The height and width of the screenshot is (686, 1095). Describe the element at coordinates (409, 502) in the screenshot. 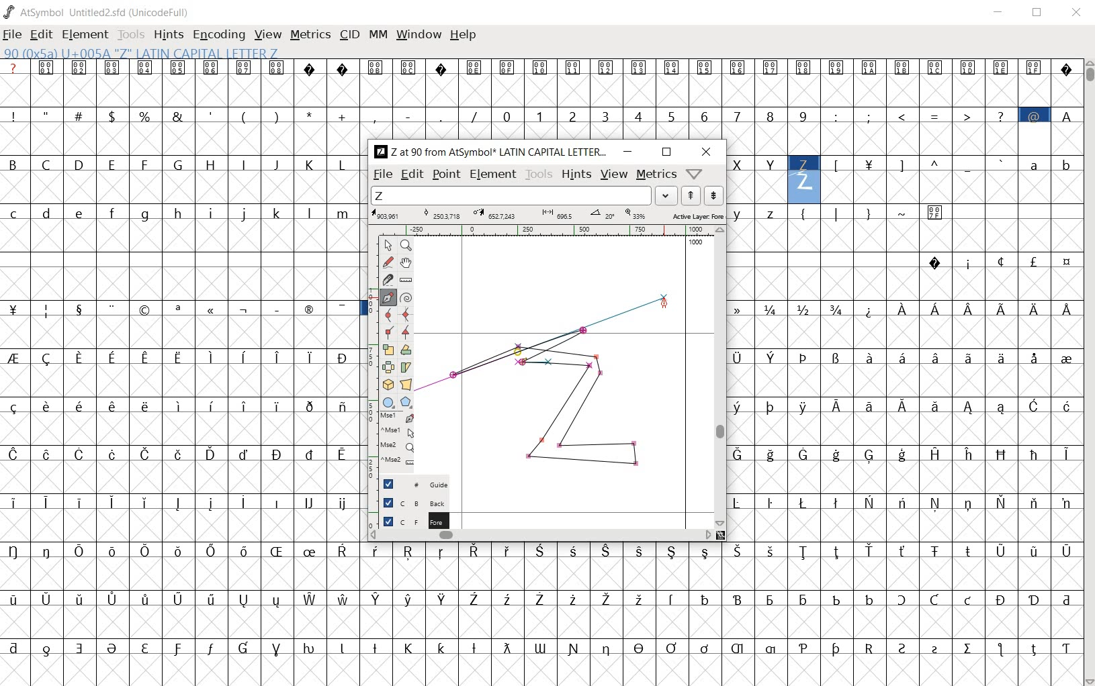

I see `Background` at that location.